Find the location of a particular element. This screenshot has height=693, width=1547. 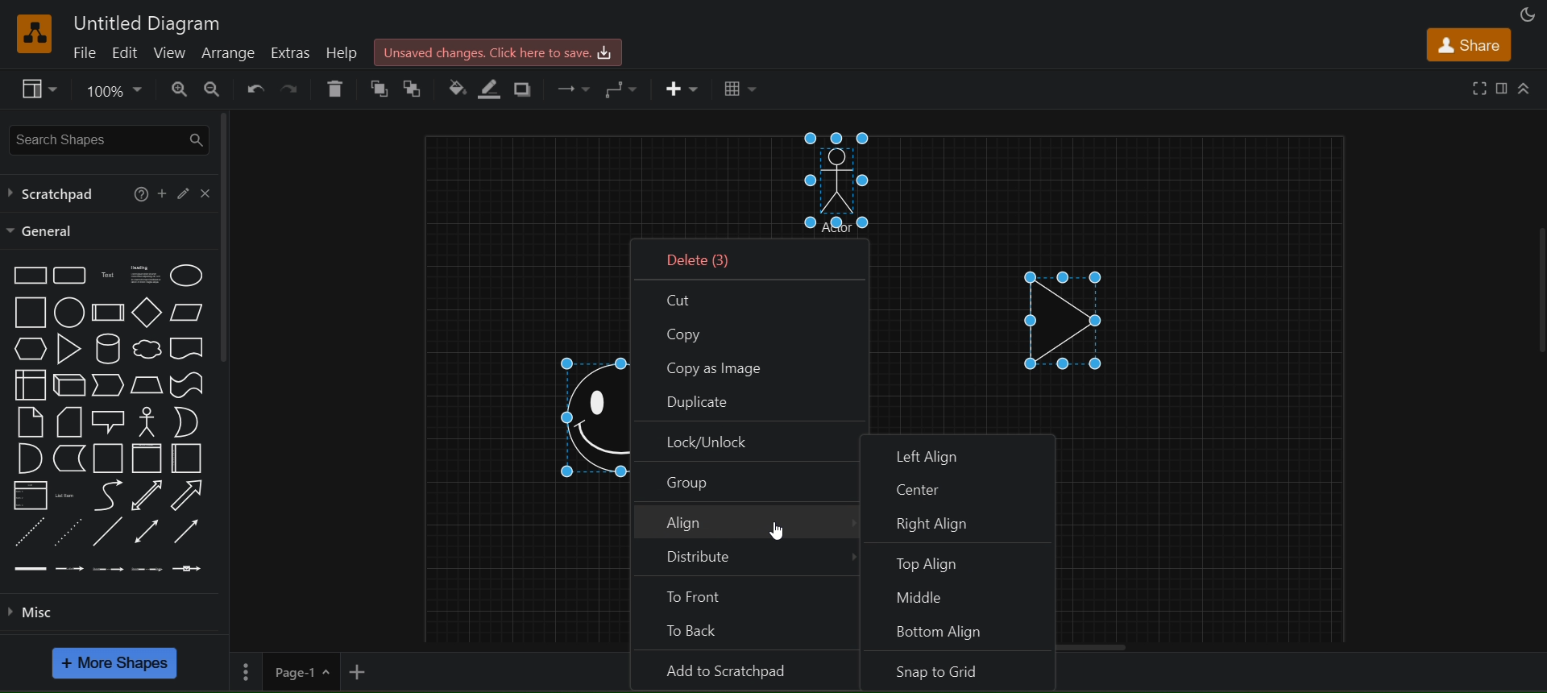

to front is located at coordinates (379, 85).